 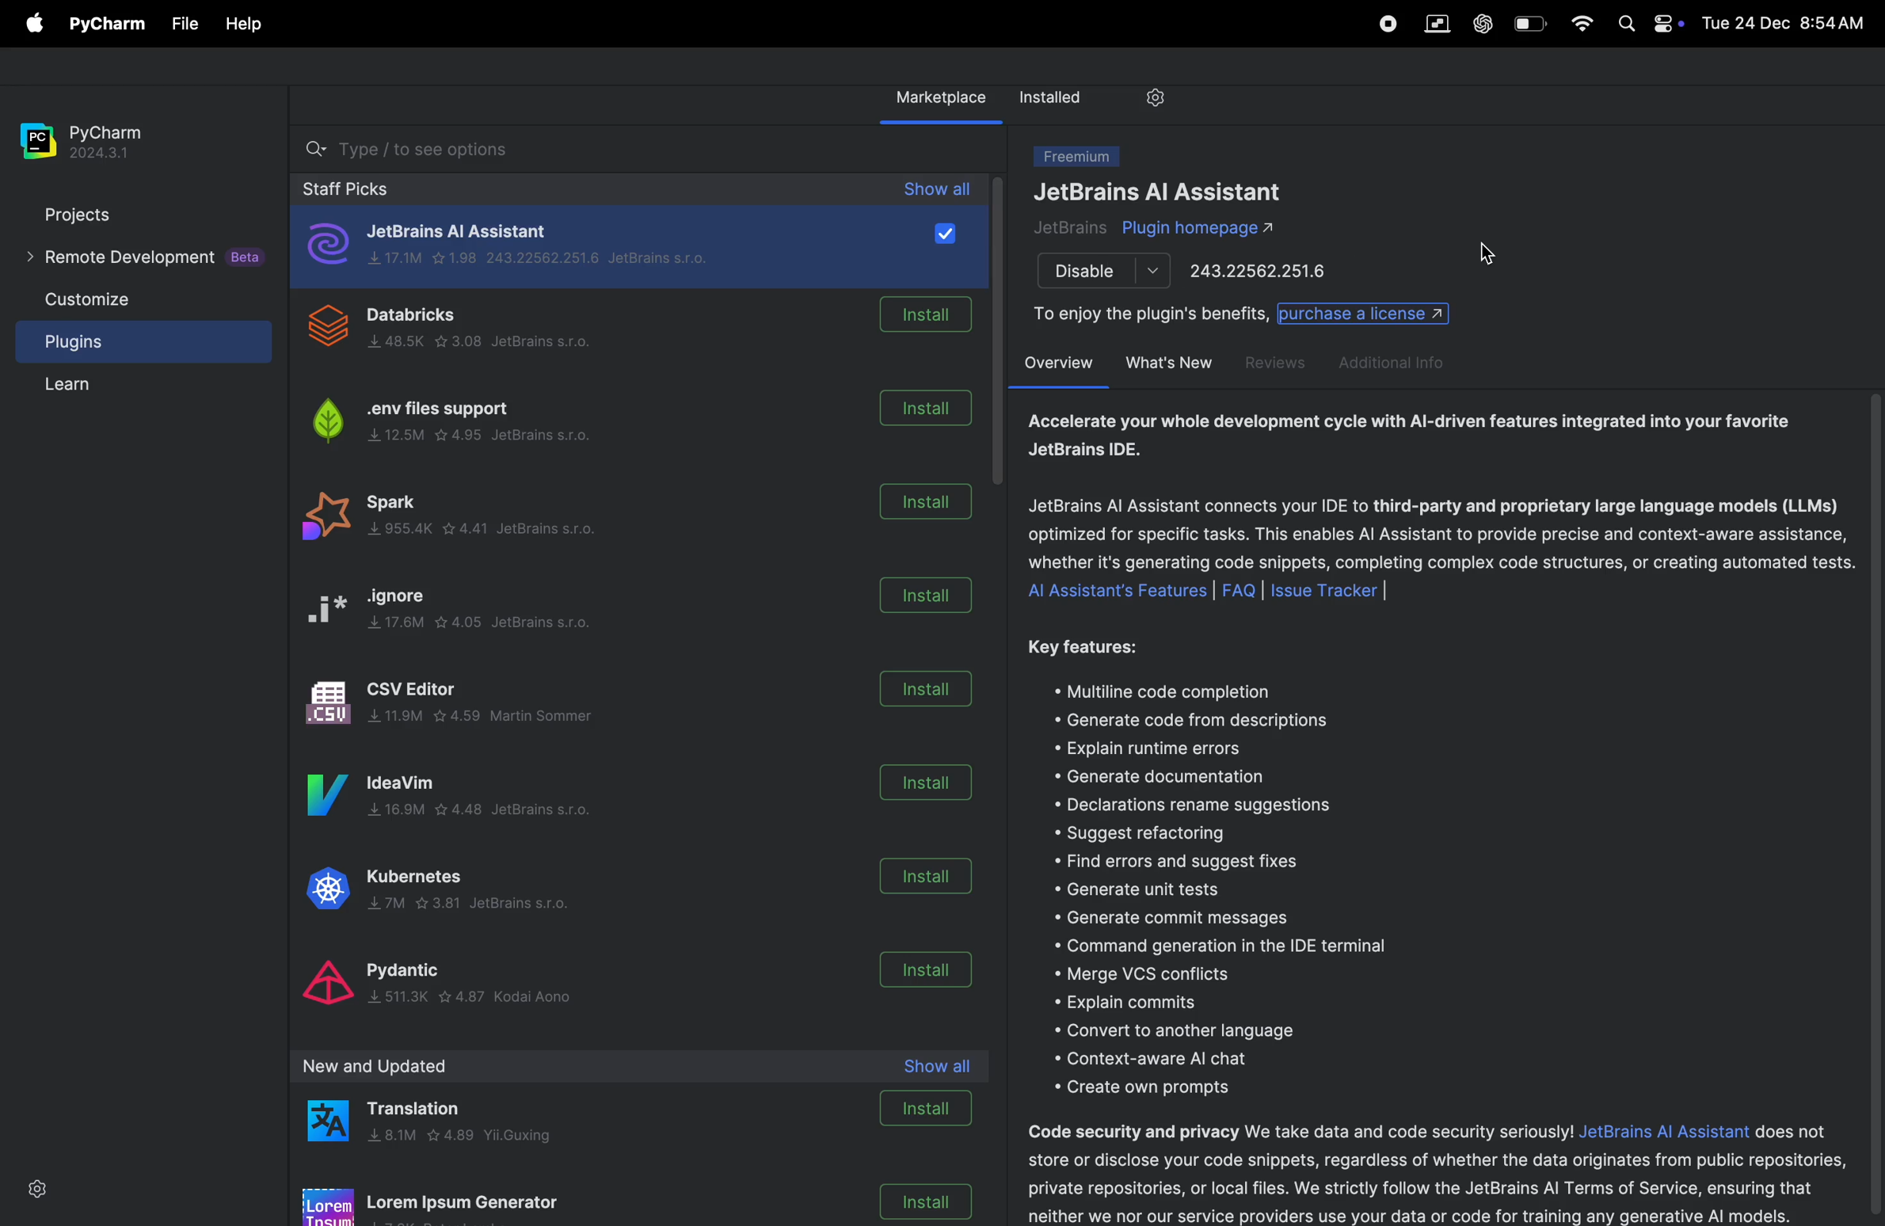 I want to click on Csv editor, so click(x=456, y=716).